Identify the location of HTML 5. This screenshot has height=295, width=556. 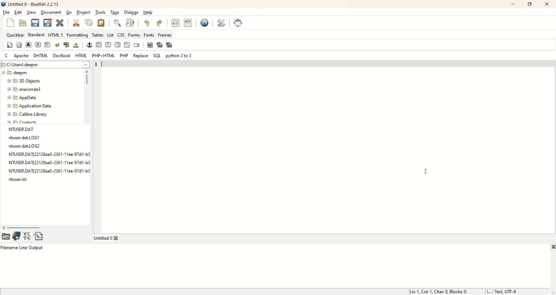
(56, 35).